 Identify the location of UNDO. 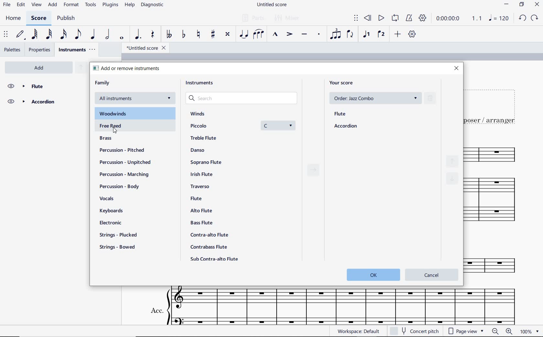
(522, 18).